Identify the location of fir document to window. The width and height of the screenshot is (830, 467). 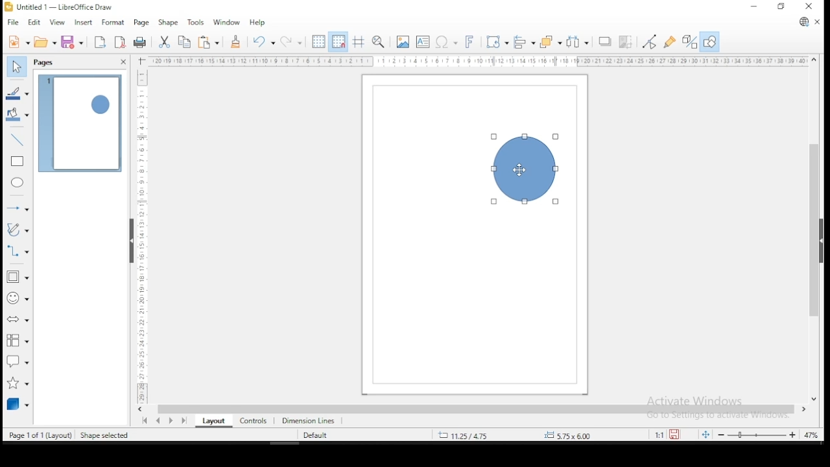
(704, 434).